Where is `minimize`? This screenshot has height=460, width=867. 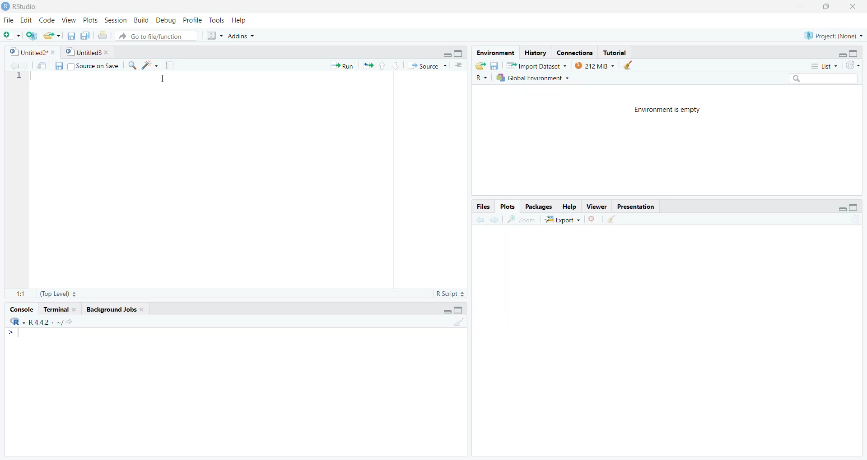 minimize is located at coordinates (832, 207).